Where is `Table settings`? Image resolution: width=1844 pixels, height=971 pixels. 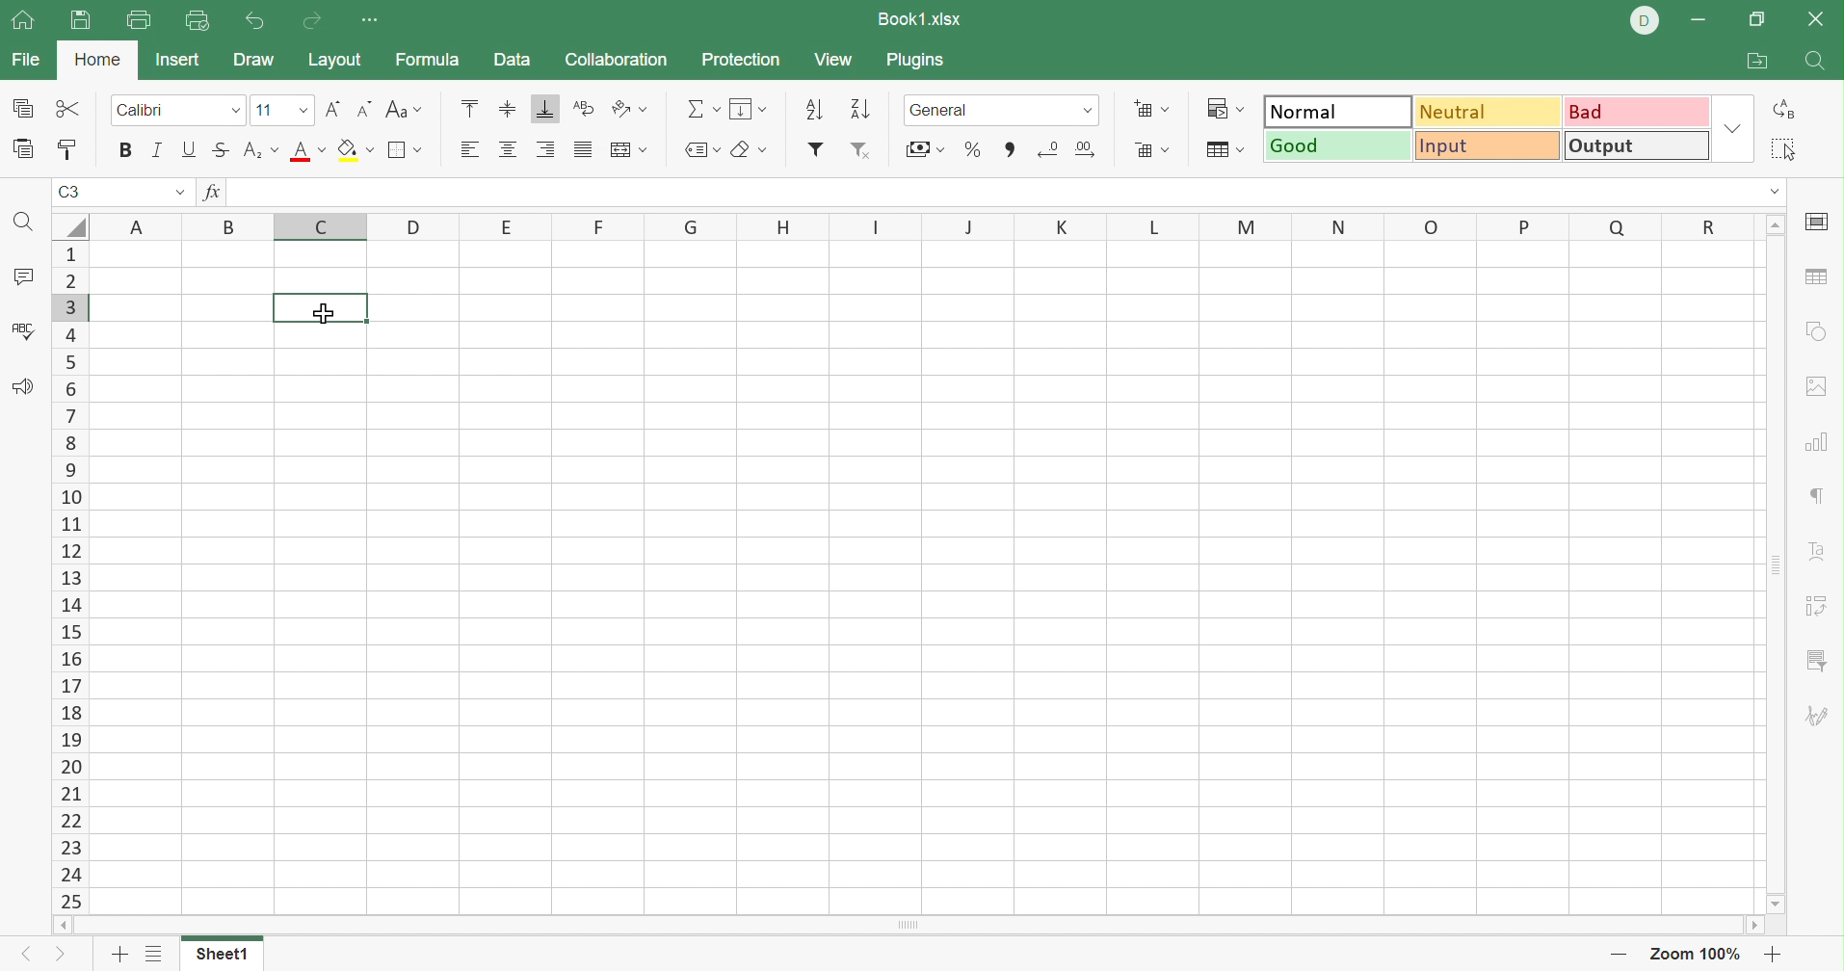 Table settings is located at coordinates (1819, 279).